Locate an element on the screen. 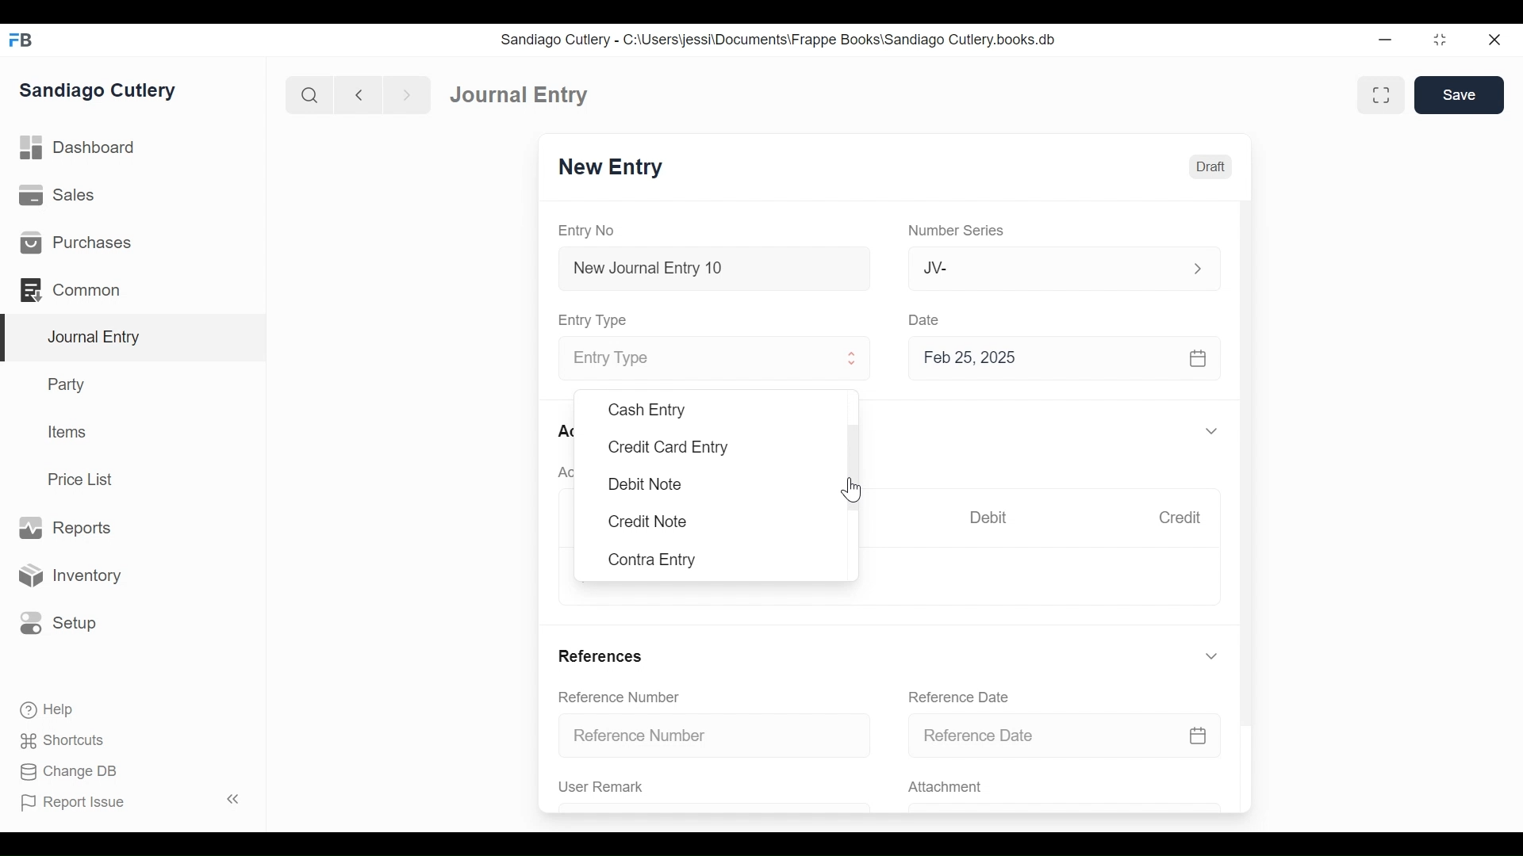 This screenshot has height=856, width=1523. Inventory is located at coordinates (74, 575).